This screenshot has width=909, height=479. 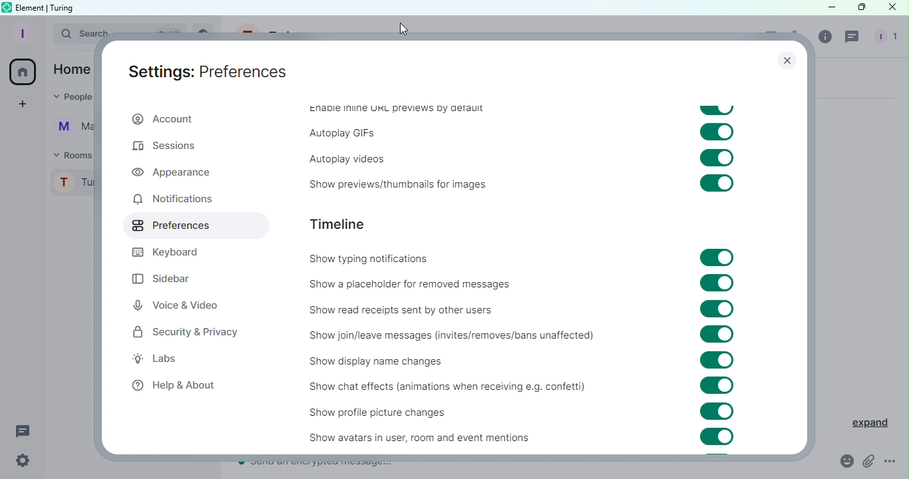 What do you see at coordinates (21, 33) in the screenshot?
I see `Profile` at bounding box center [21, 33].